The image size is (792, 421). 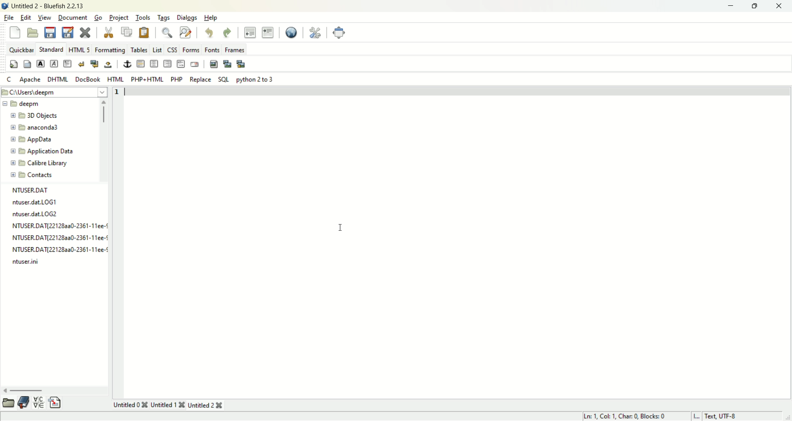 I want to click on standard, so click(x=52, y=50).